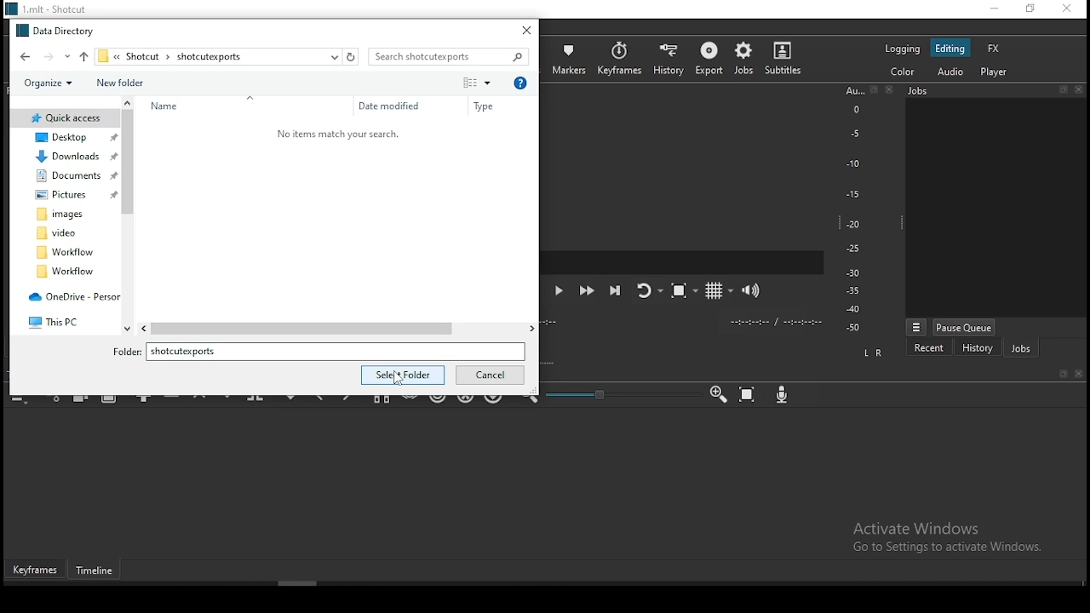 Image resolution: width=1090 pixels, height=613 pixels. I want to click on Jobs, so click(957, 94).